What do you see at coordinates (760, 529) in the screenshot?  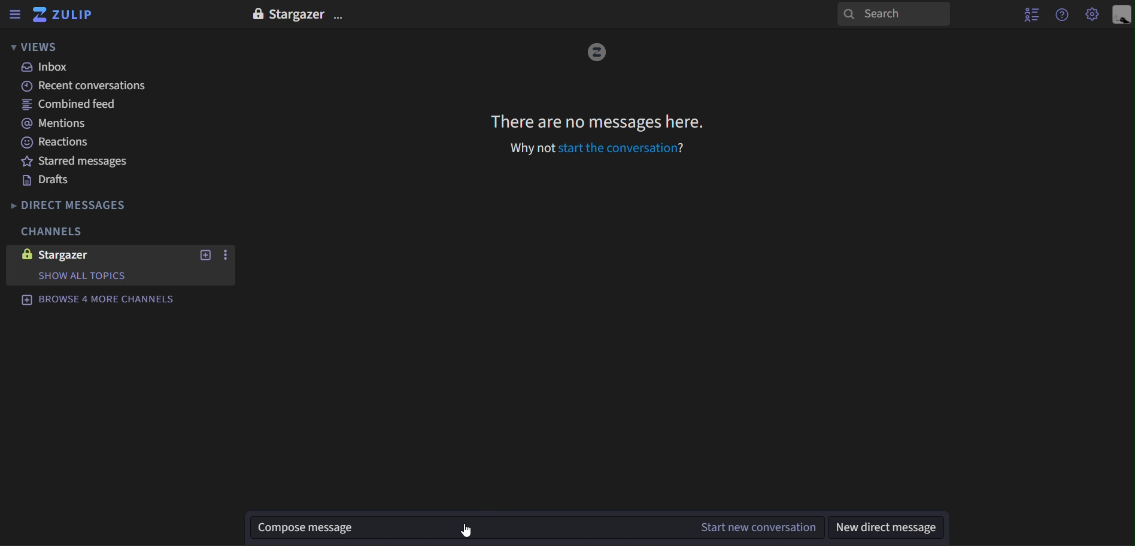 I see `start new conversation` at bounding box center [760, 529].